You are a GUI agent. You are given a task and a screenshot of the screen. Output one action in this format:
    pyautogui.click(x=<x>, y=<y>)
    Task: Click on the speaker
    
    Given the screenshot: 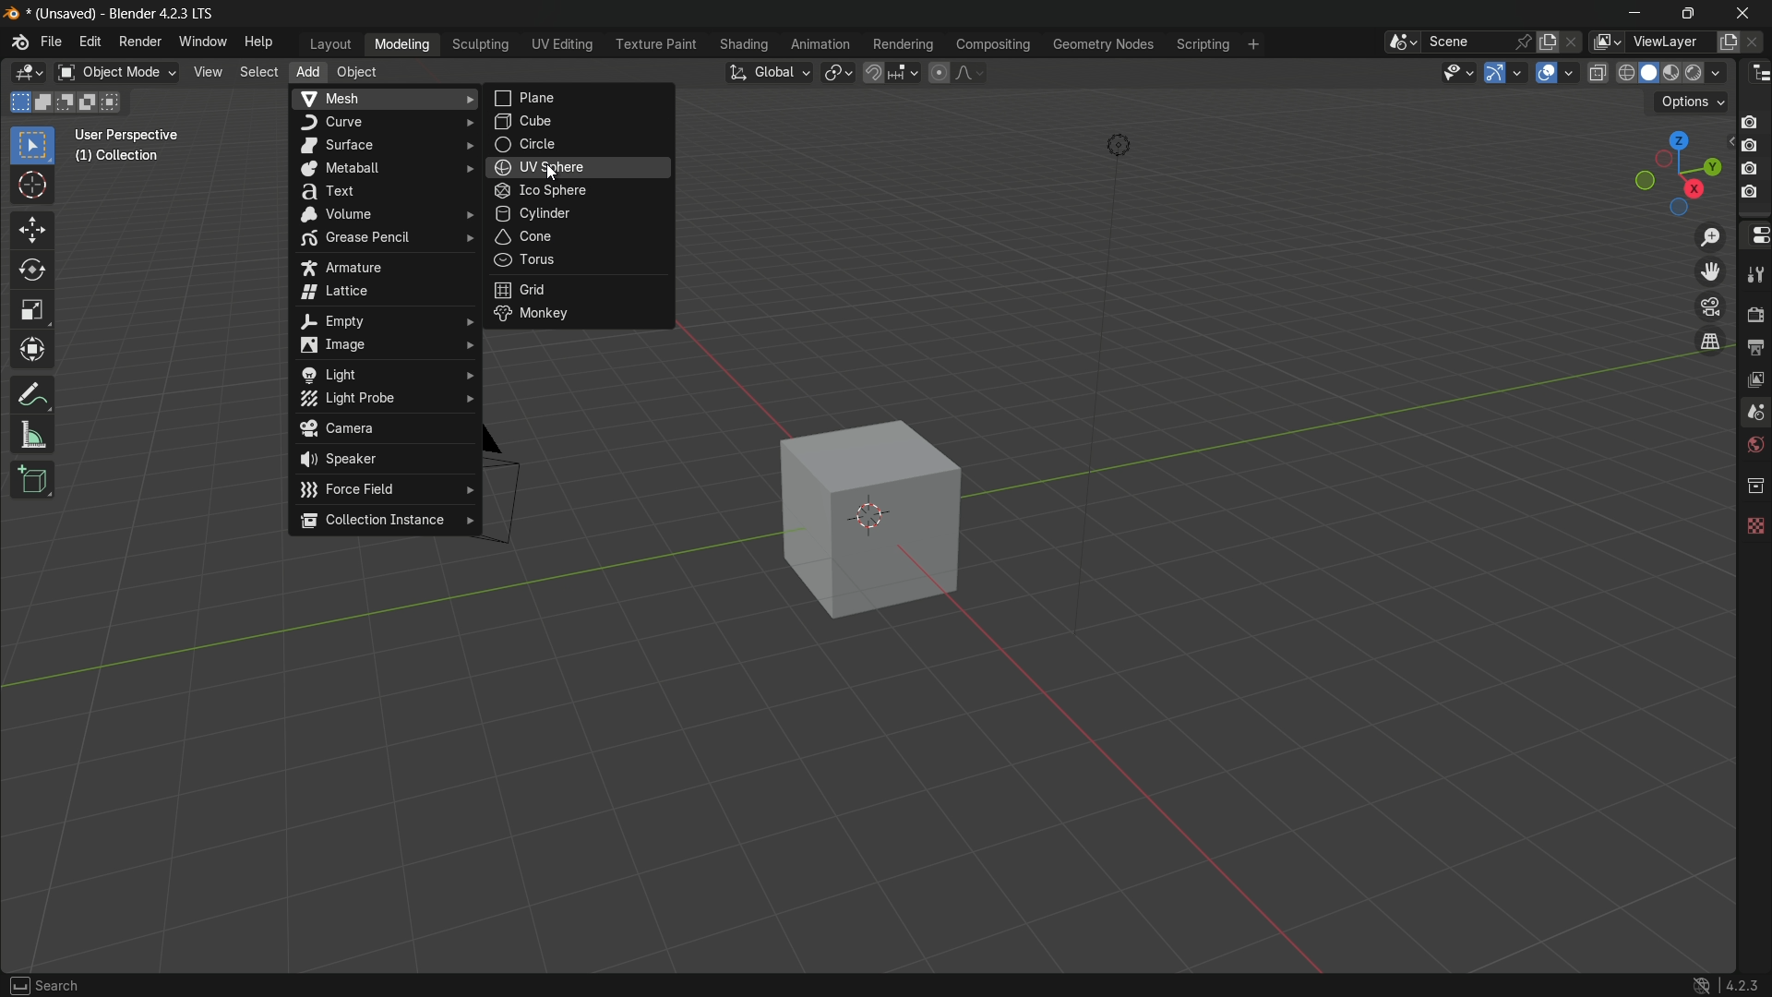 What is the action you would take?
    pyautogui.click(x=385, y=462)
    